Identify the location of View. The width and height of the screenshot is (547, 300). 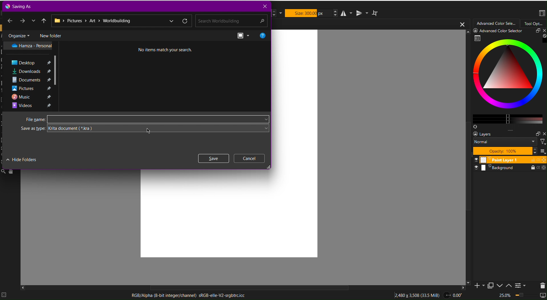
(244, 35).